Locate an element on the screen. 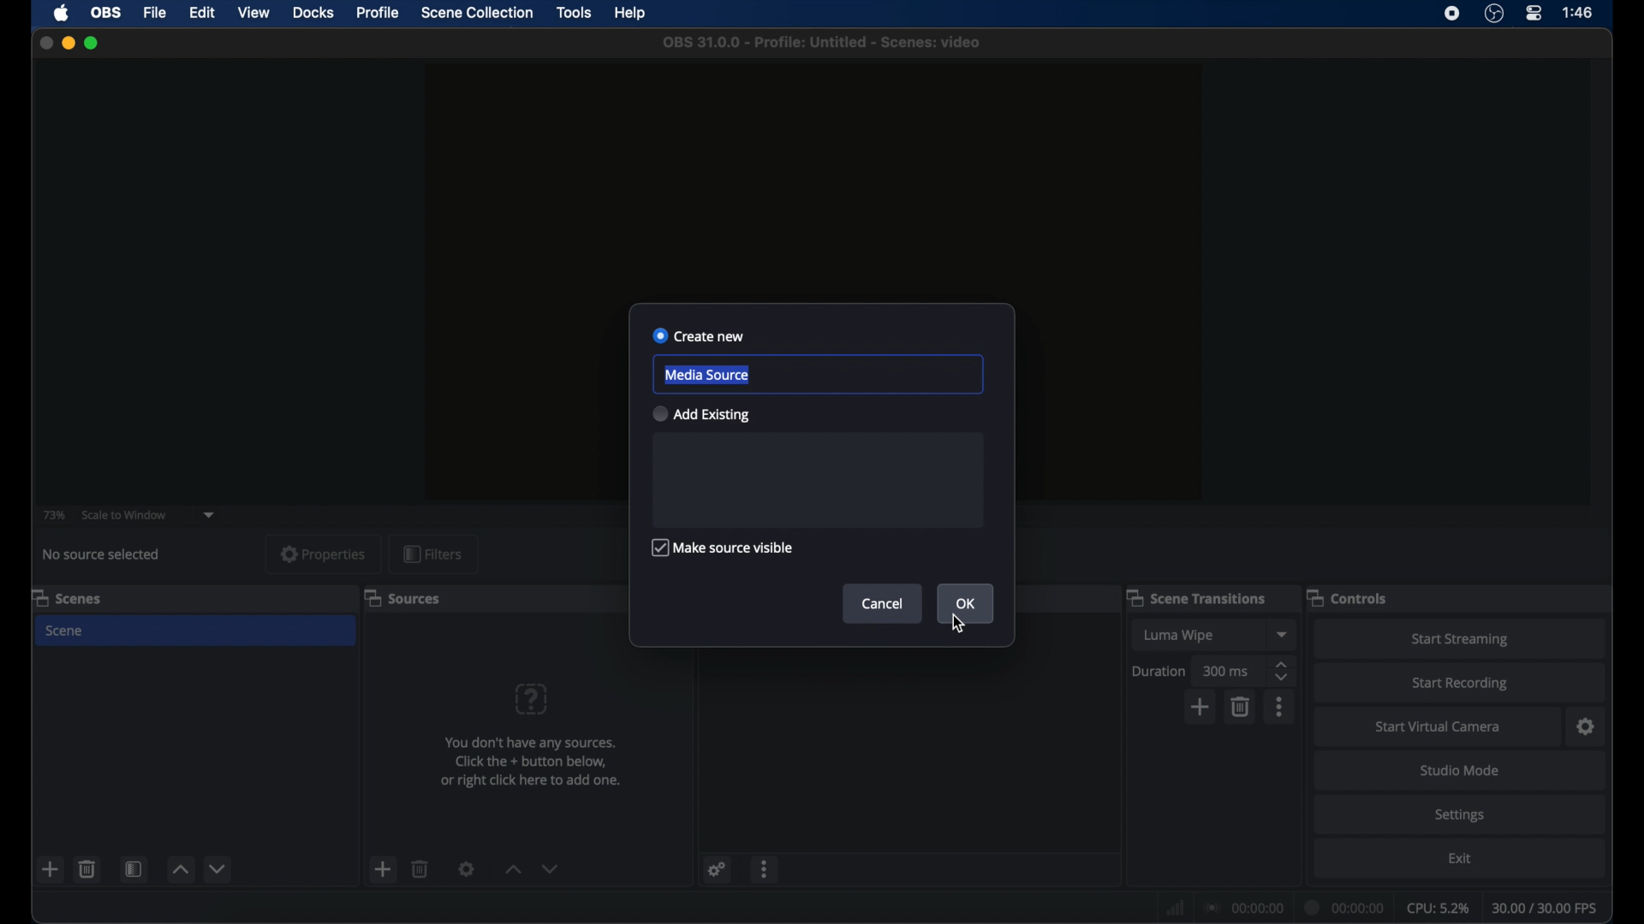 This screenshot has height=924, width=1644. scale to window is located at coordinates (124, 515).